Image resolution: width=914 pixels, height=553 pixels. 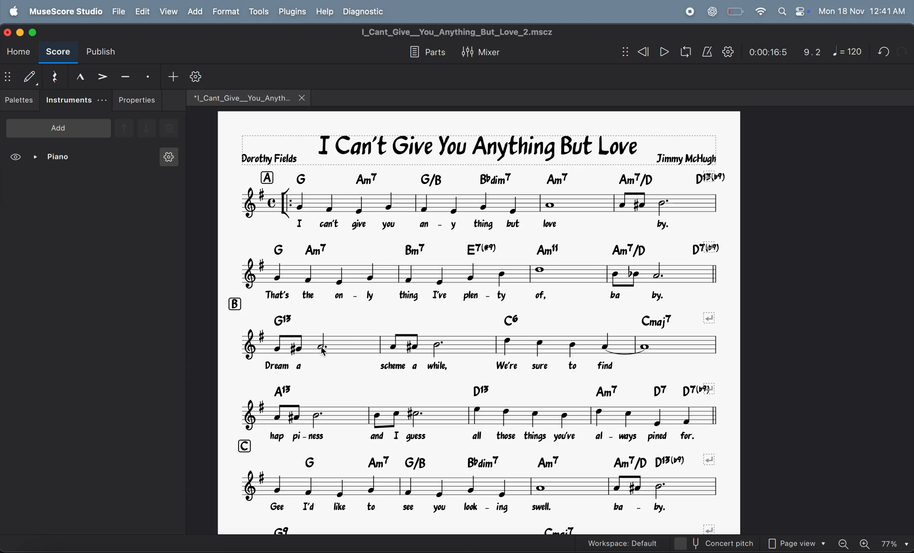 I want to click on properties, so click(x=137, y=99).